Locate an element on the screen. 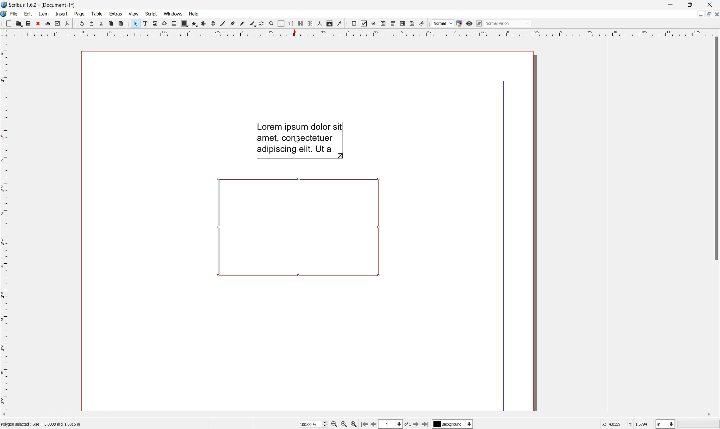  Table is located at coordinates (98, 14).